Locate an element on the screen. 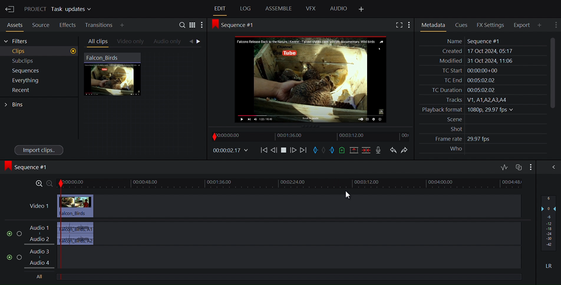 The height and width of the screenshot is (285, 561). Zoom out is located at coordinates (50, 184).